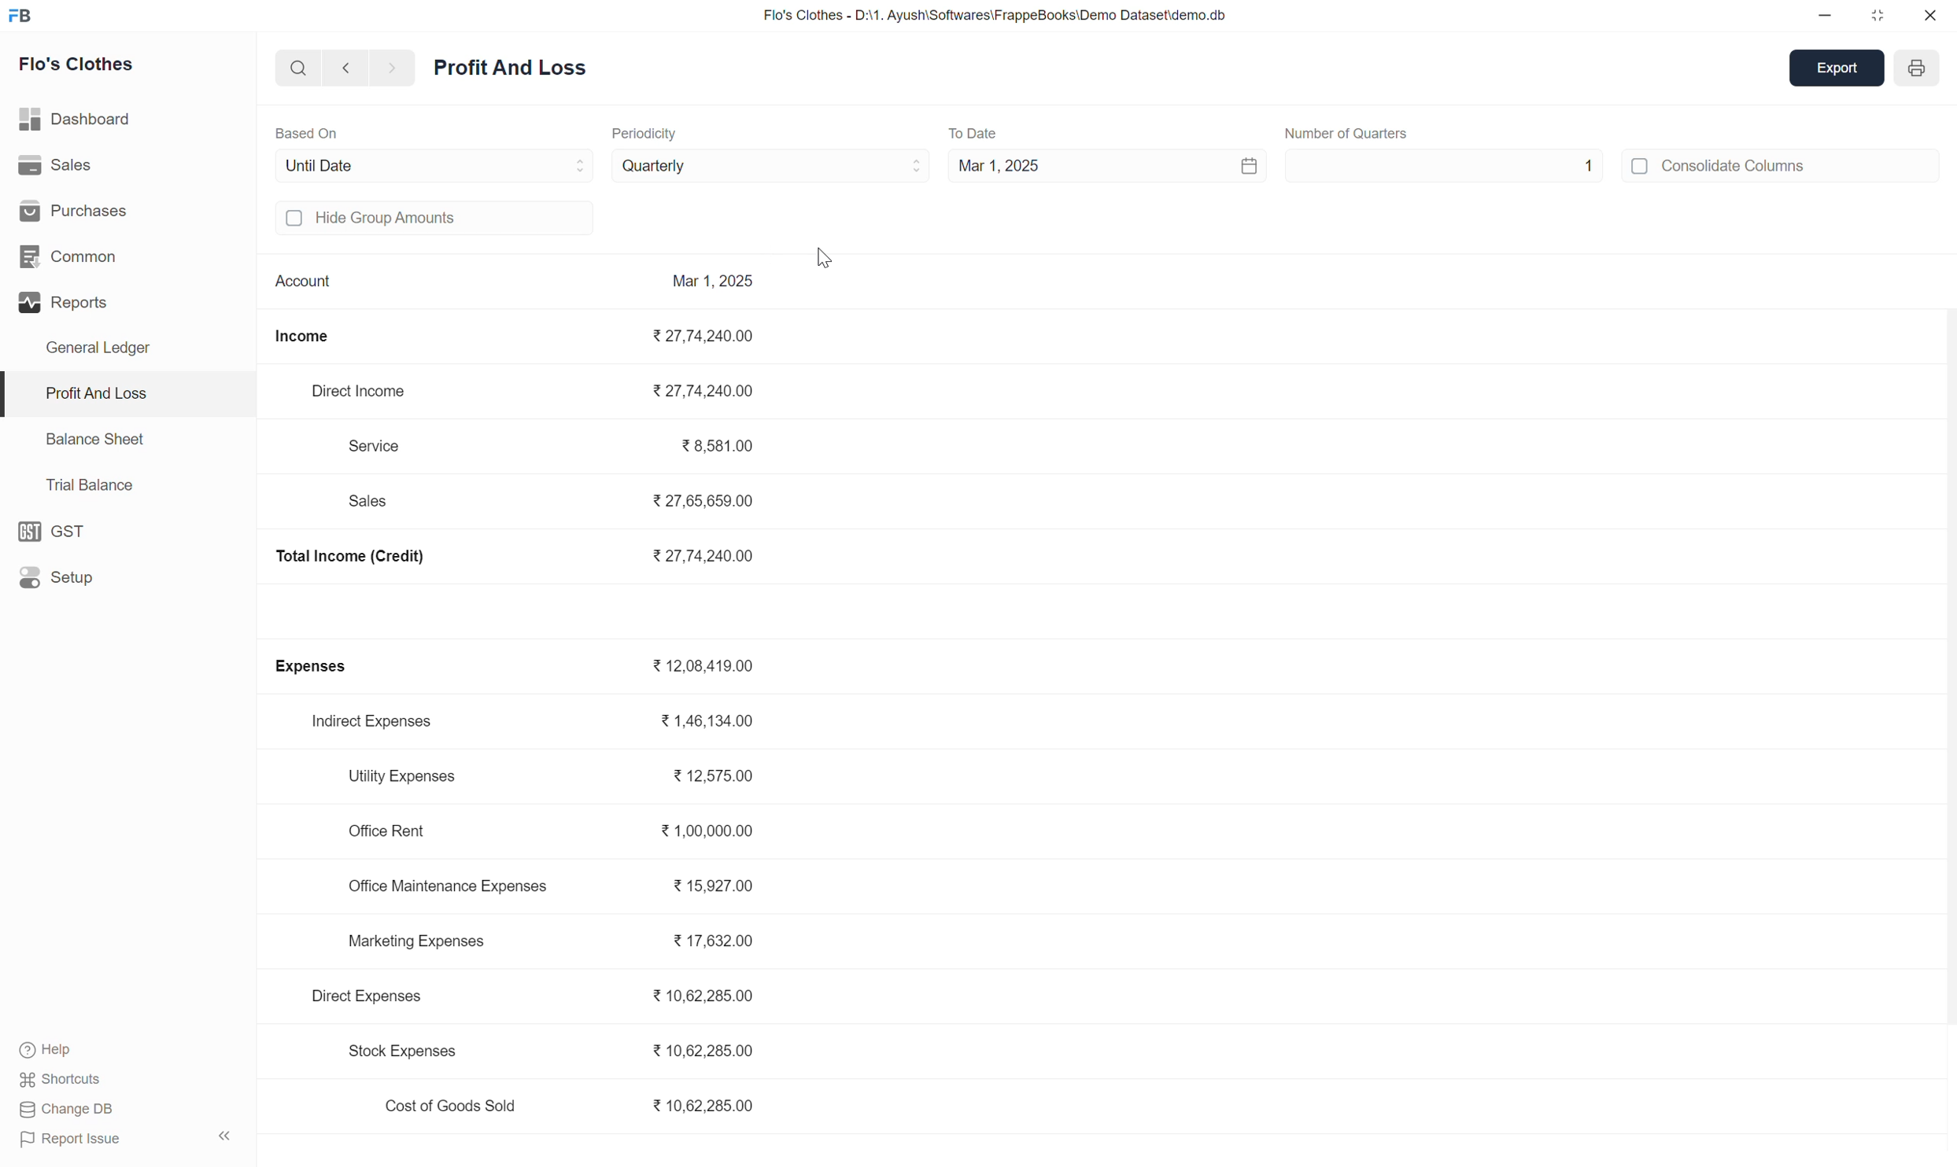 The width and height of the screenshot is (1957, 1167). I want to click on change DB, so click(84, 1110).